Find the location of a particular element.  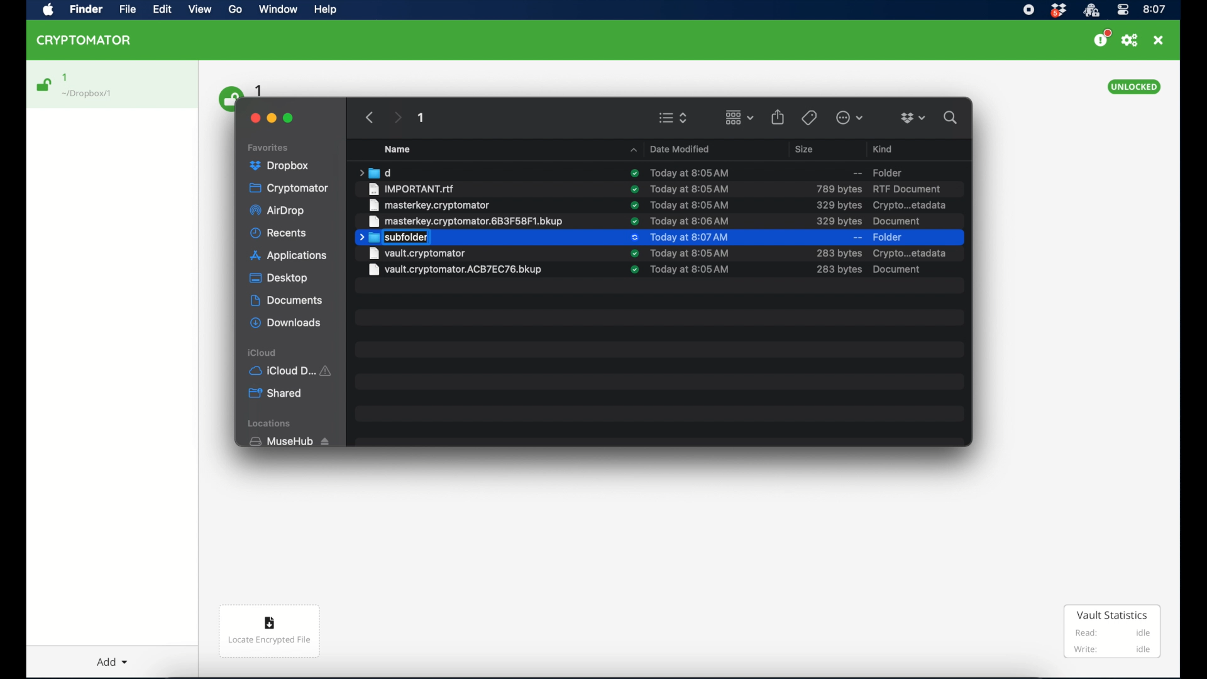

size is located at coordinates (838, 205).